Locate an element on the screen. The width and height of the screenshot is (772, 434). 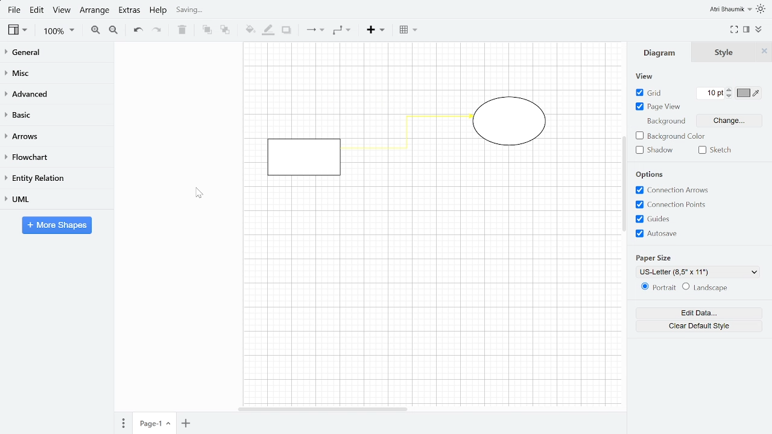
background is located at coordinates (665, 122).